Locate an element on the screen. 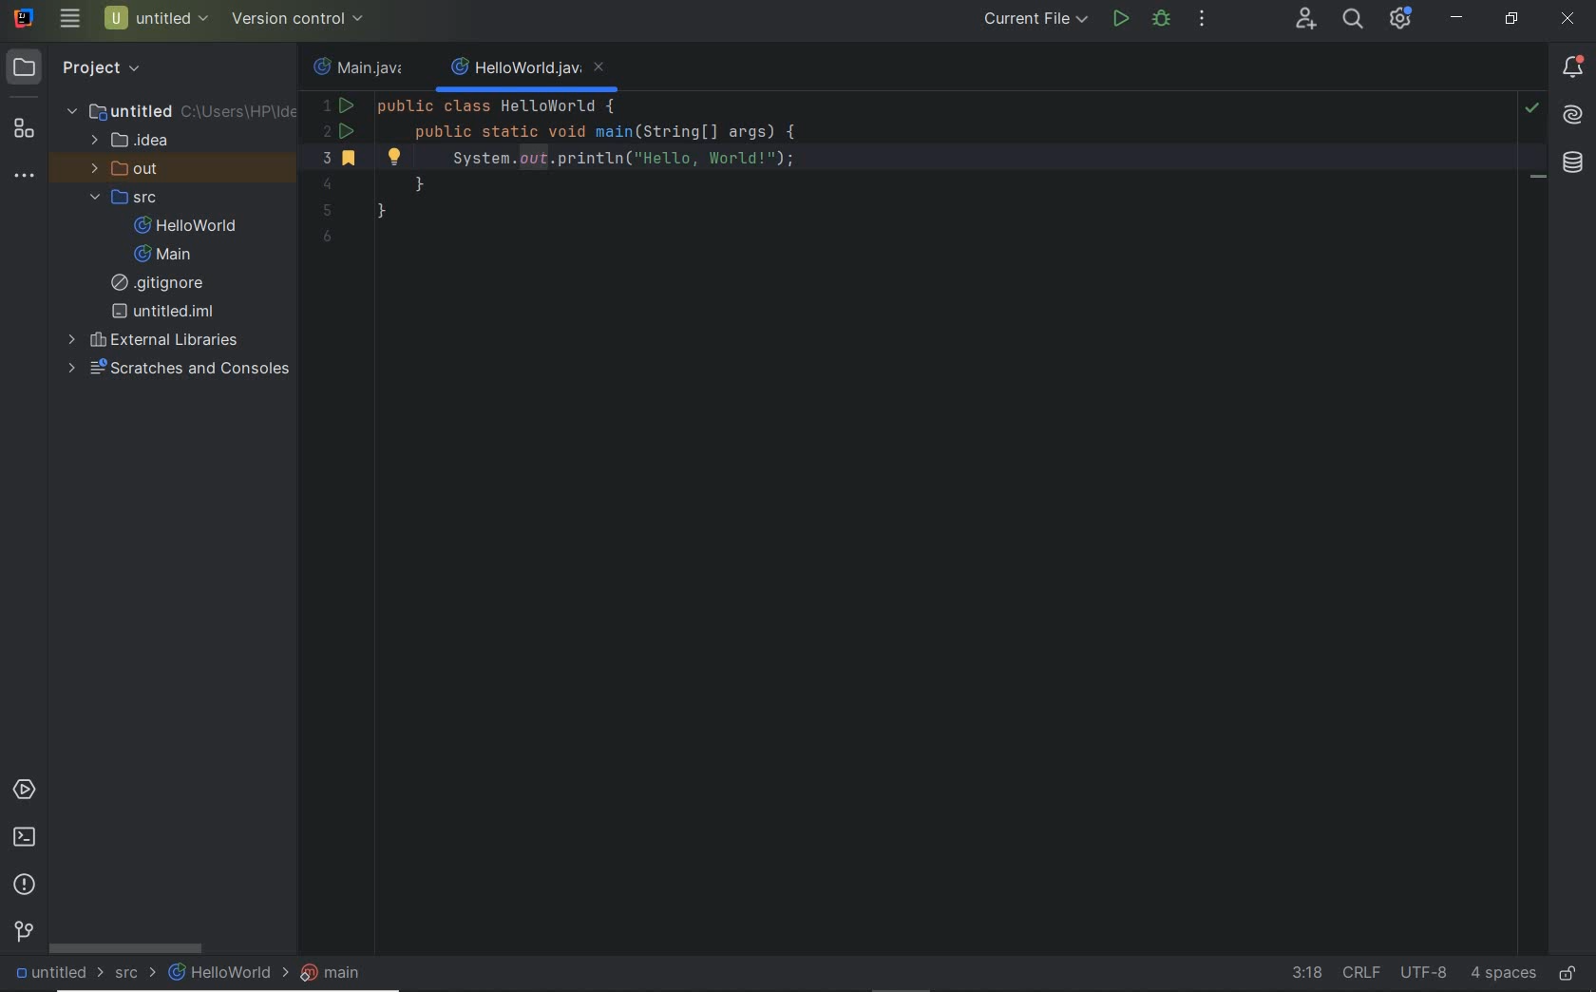 This screenshot has width=1596, height=992. HelloWorld is located at coordinates (186, 225).